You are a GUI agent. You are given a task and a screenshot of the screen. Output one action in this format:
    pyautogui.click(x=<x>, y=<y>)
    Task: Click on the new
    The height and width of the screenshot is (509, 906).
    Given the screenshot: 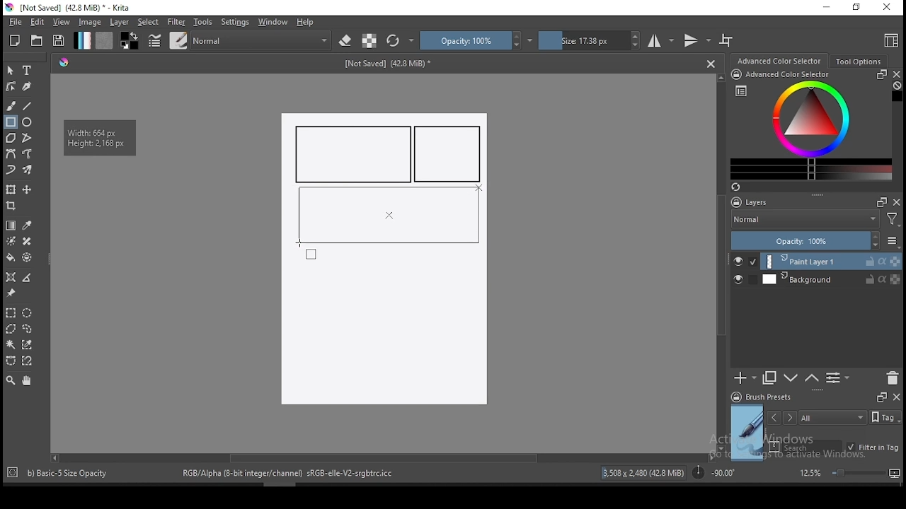 What is the action you would take?
    pyautogui.click(x=15, y=40)
    